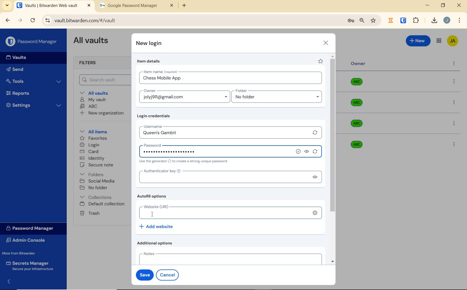 The height and width of the screenshot is (290, 467). I want to click on New login, so click(149, 44).